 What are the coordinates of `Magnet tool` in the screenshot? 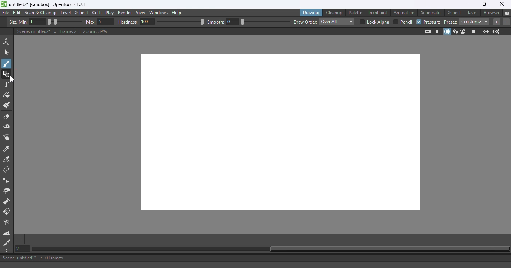 It's located at (7, 202).